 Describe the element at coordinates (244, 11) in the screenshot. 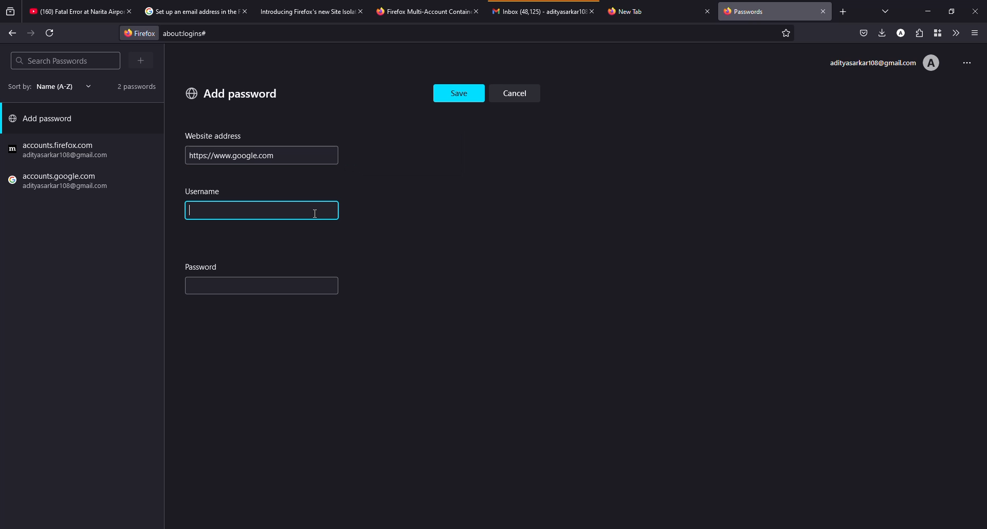

I see `close` at that location.